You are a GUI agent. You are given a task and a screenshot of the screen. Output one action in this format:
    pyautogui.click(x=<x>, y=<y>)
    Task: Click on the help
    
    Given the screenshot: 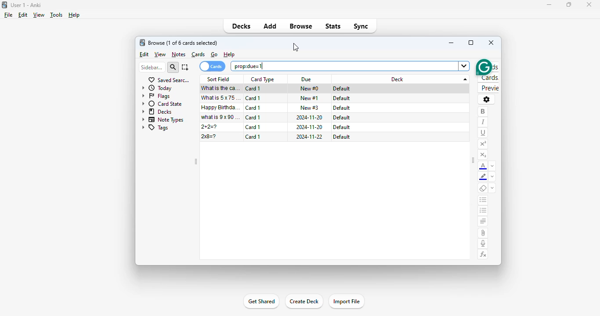 What is the action you would take?
    pyautogui.click(x=229, y=54)
    